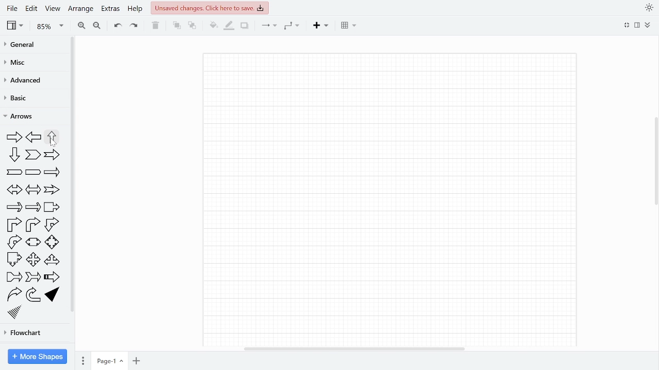  Describe the element at coordinates (209, 8) in the screenshot. I see `Unsaved changes. Click here to save` at that location.